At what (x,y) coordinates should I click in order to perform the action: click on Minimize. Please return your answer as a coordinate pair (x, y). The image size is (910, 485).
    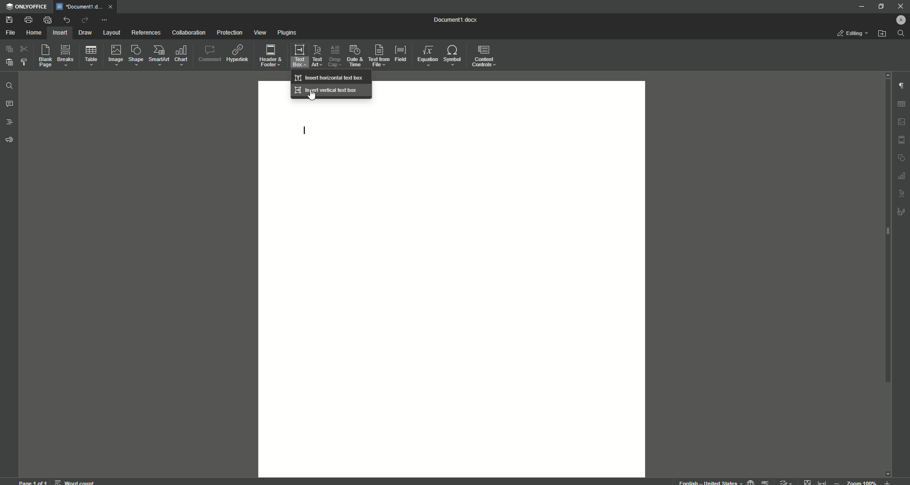
    Looking at the image, I should click on (859, 6).